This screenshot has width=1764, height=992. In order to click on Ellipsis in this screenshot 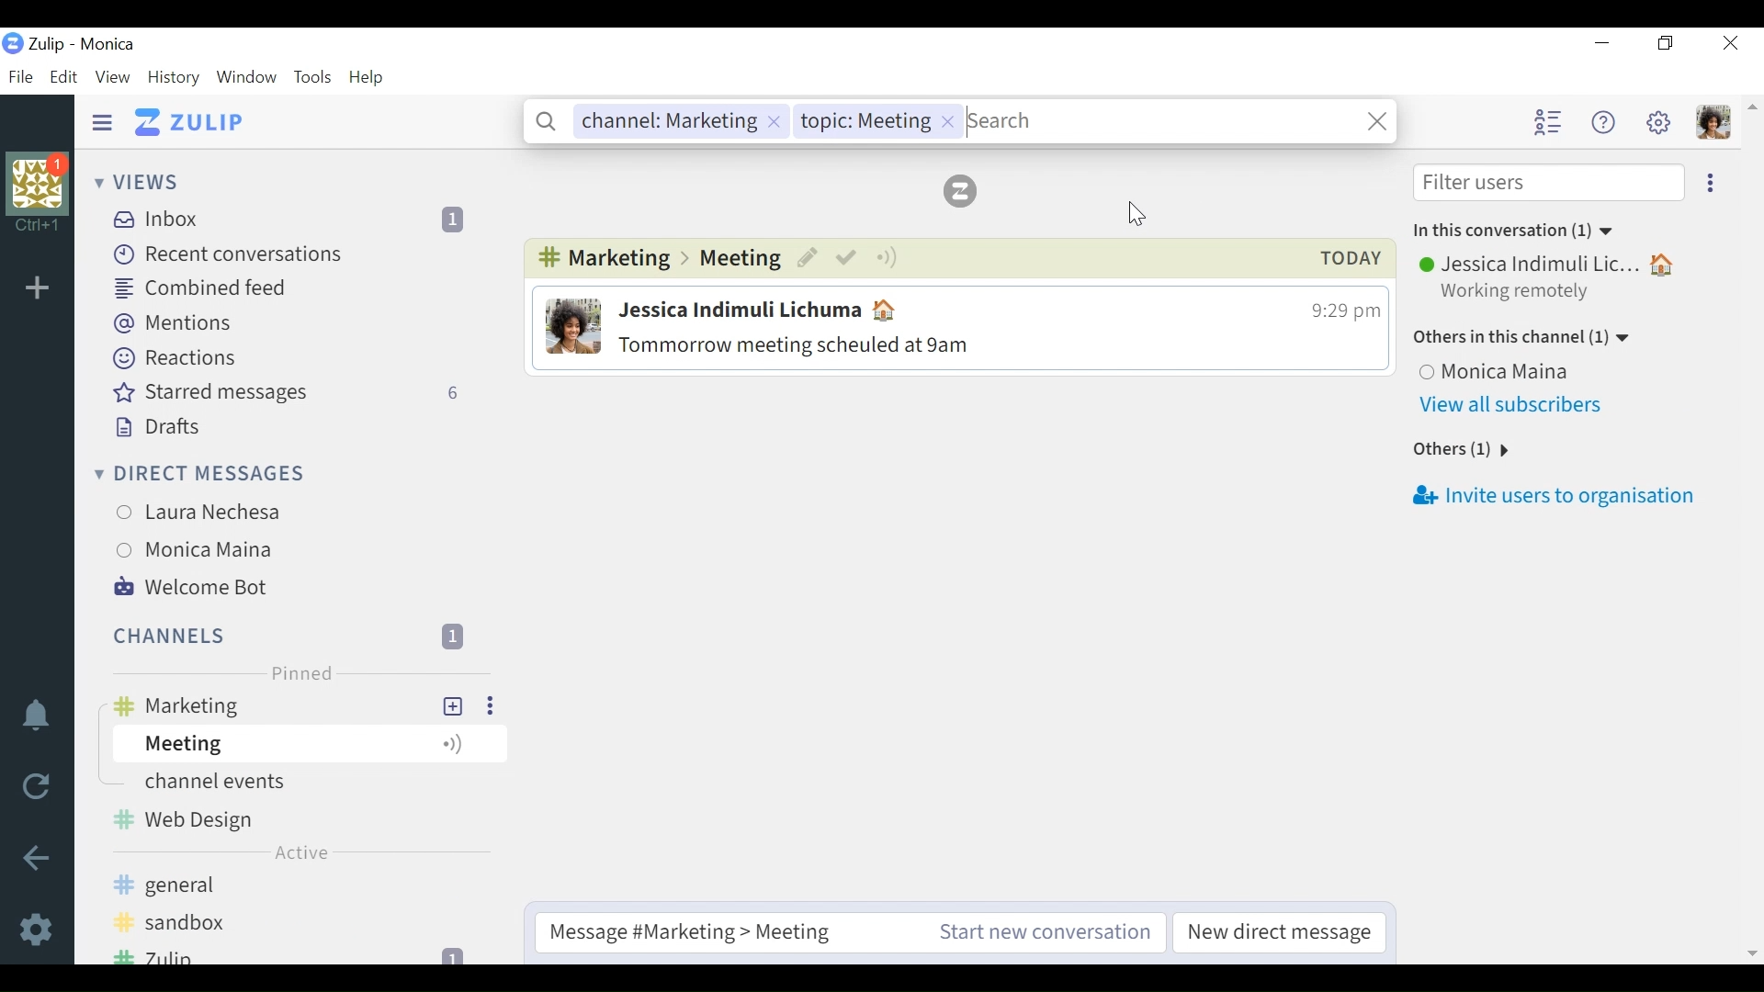, I will do `click(1711, 185)`.